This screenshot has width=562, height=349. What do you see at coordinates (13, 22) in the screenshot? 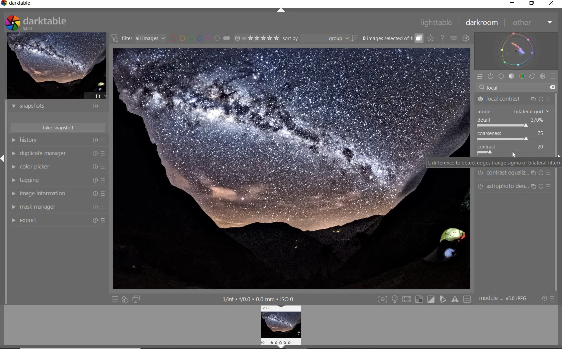
I see `darktable logo` at bounding box center [13, 22].